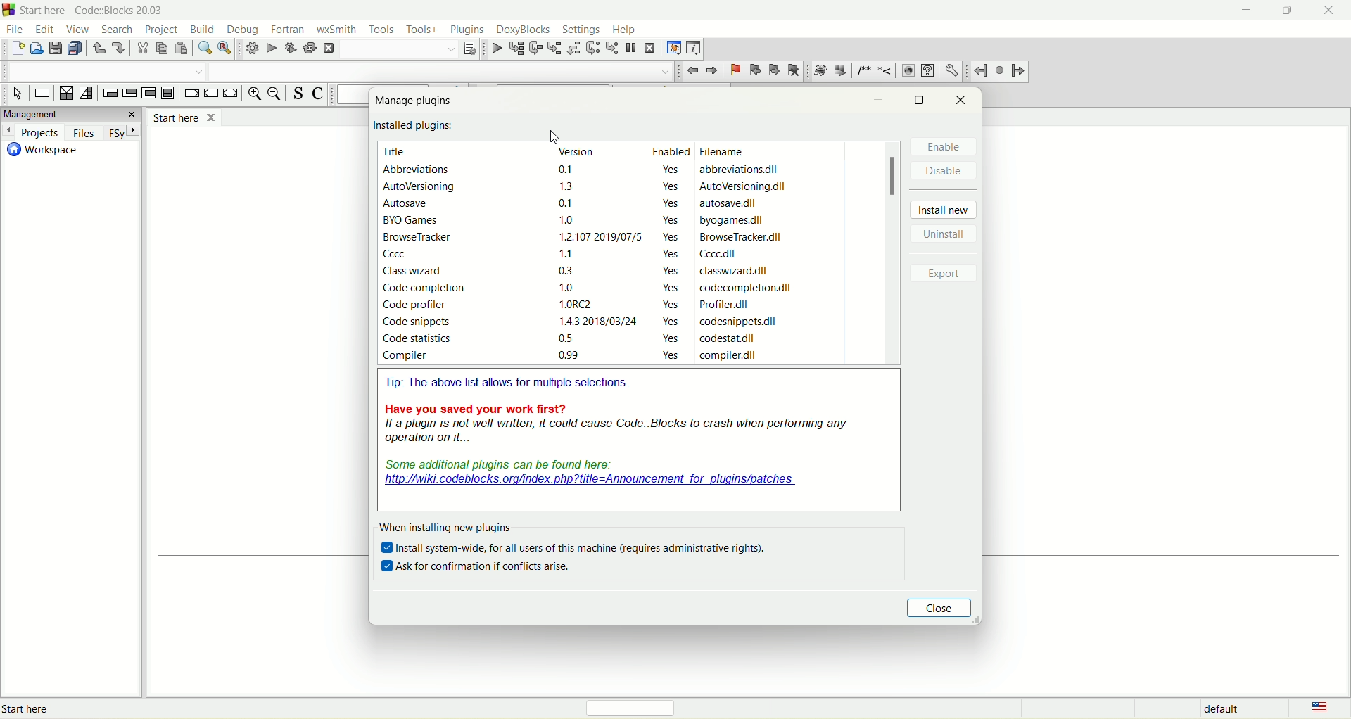 This screenshot has height=719, width=1351. Describe the element at coordinates (512, 383) in the screenshot. I see `tip` at that location.